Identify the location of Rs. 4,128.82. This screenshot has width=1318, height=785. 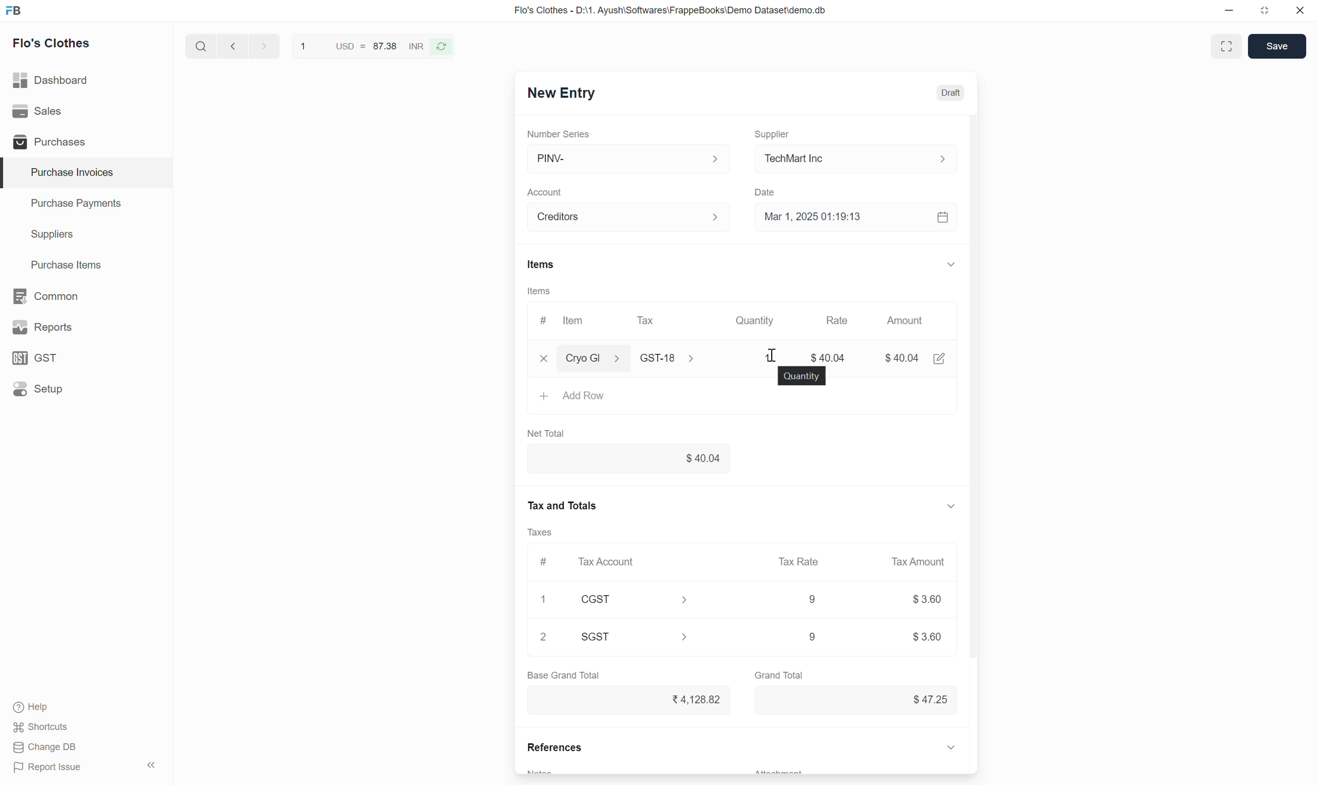
(691, 698).